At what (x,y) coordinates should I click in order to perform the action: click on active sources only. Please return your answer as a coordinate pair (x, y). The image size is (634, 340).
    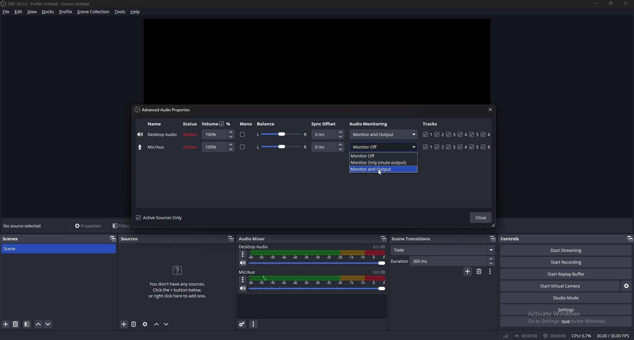
    Looking at the image, I should click on (162, 218).